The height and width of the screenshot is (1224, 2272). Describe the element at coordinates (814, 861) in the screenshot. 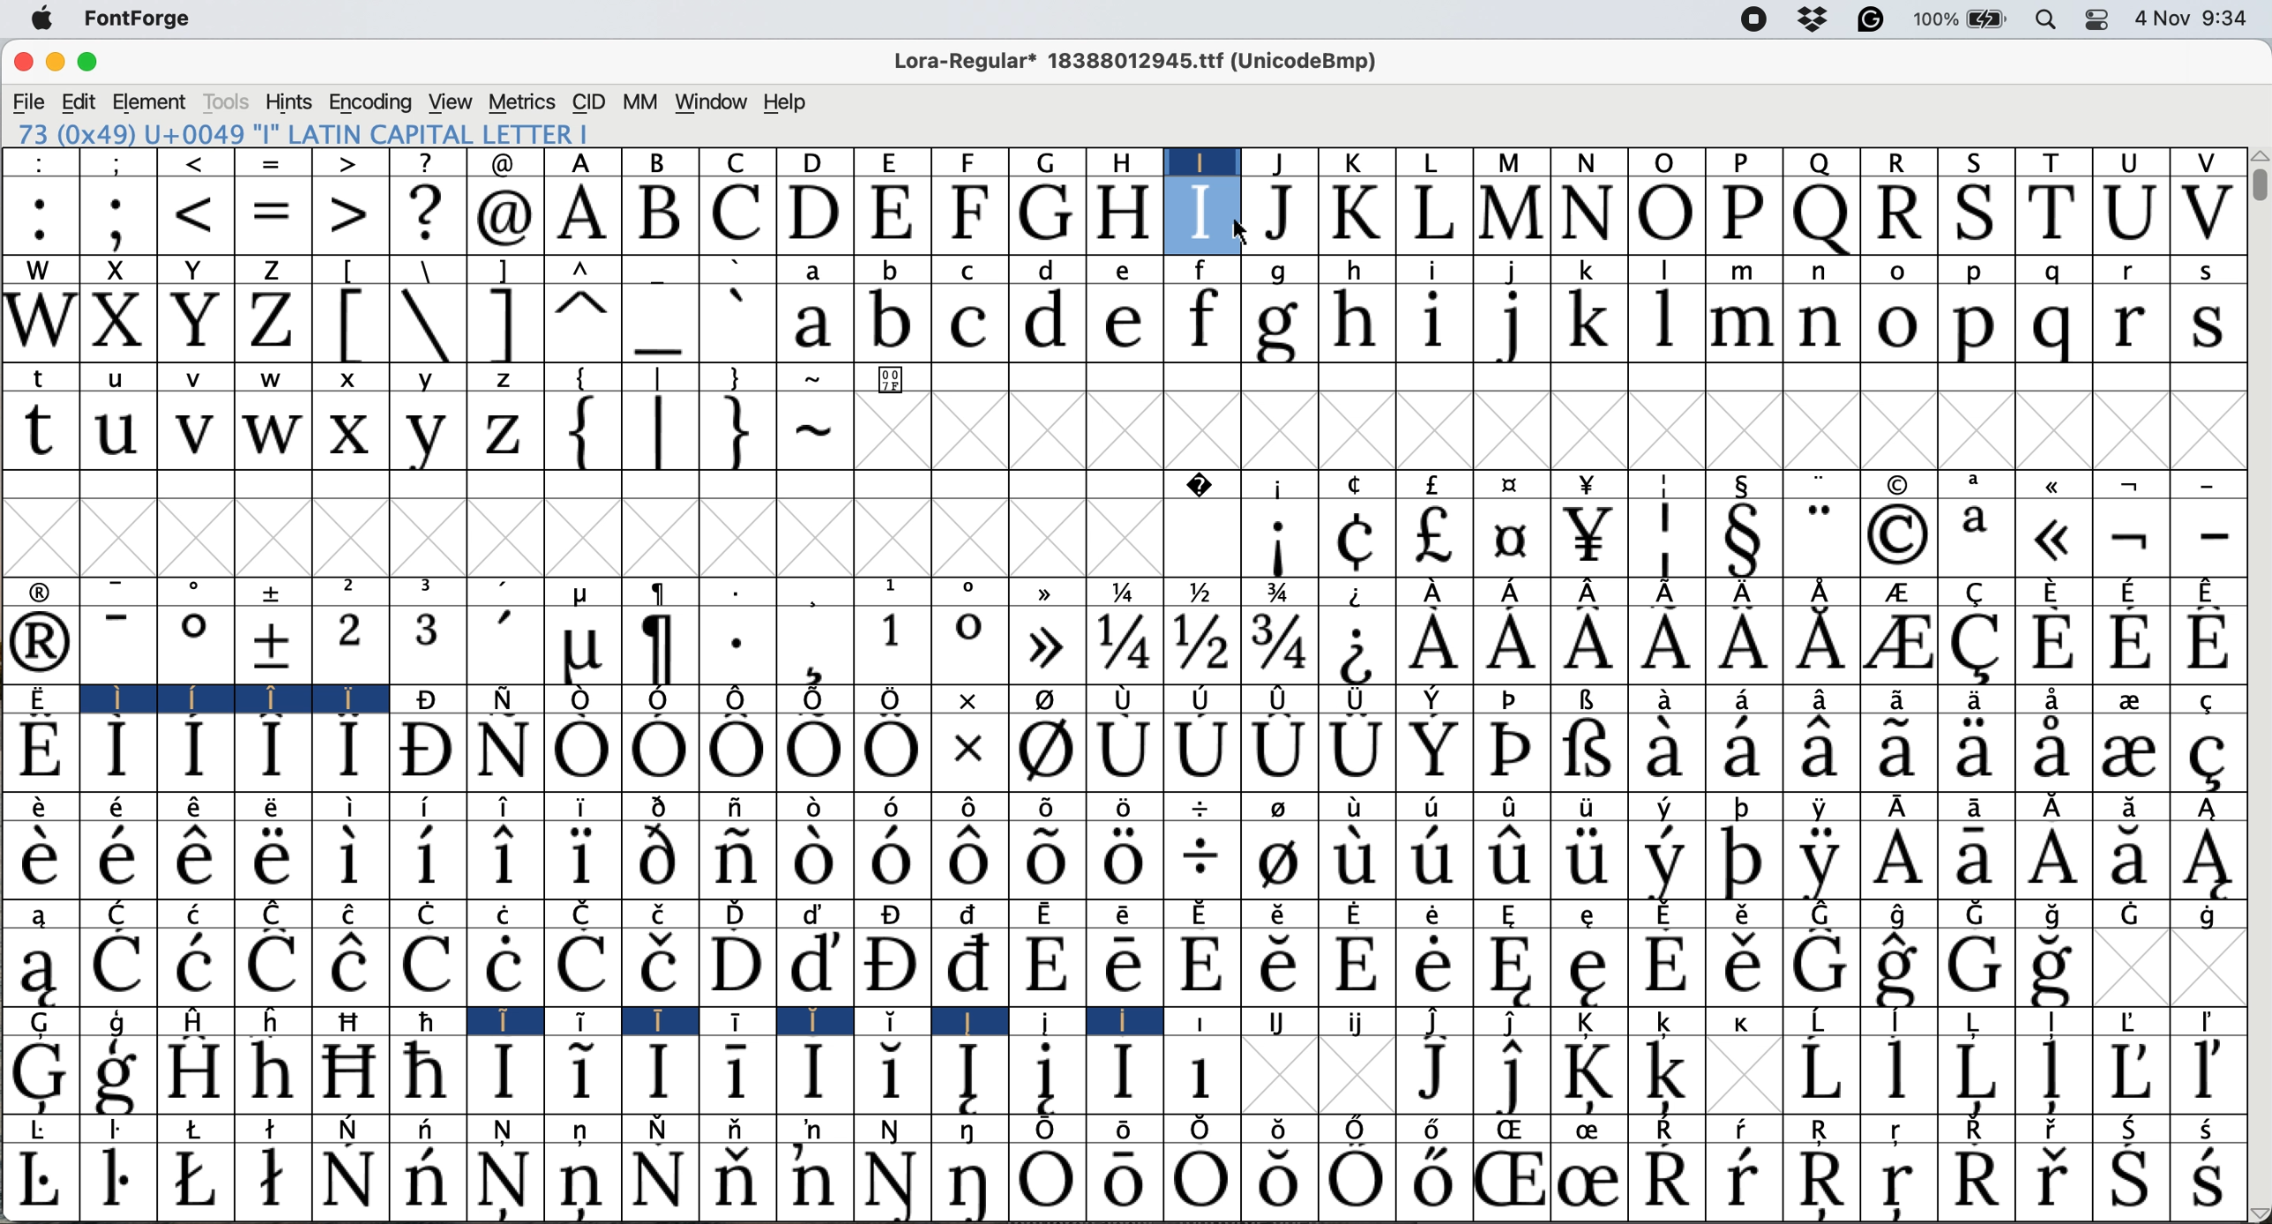

I see `Symbol` at that location.